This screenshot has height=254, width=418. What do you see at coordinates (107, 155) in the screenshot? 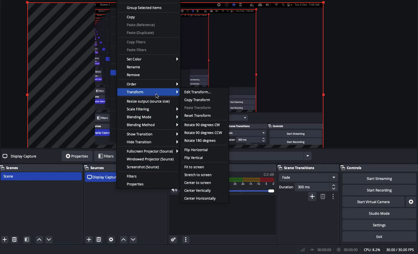
I see `Filters` at bounding box center [107, 155].